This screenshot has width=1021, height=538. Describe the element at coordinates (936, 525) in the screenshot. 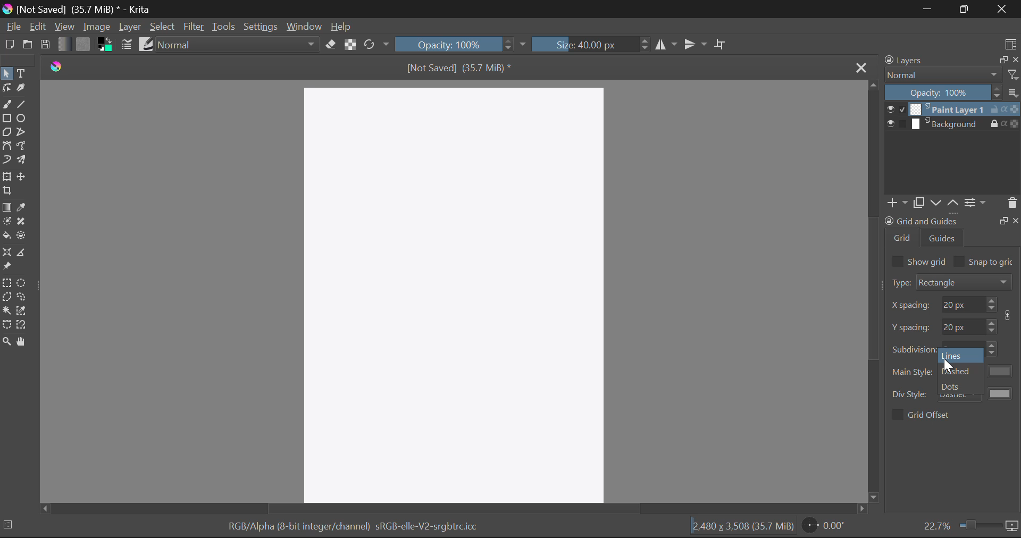

I see `zoom value` at that location.